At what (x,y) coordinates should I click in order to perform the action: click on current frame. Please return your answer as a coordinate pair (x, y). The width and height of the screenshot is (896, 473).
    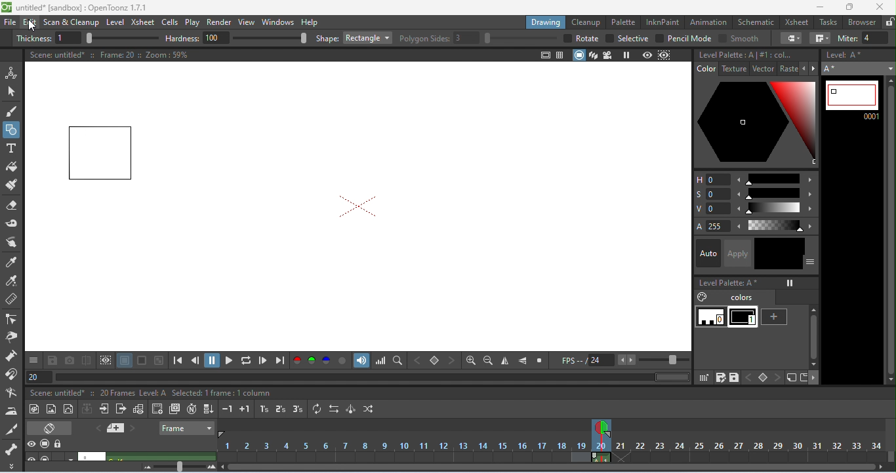
    Looking at the image, I should click on (853, 100).